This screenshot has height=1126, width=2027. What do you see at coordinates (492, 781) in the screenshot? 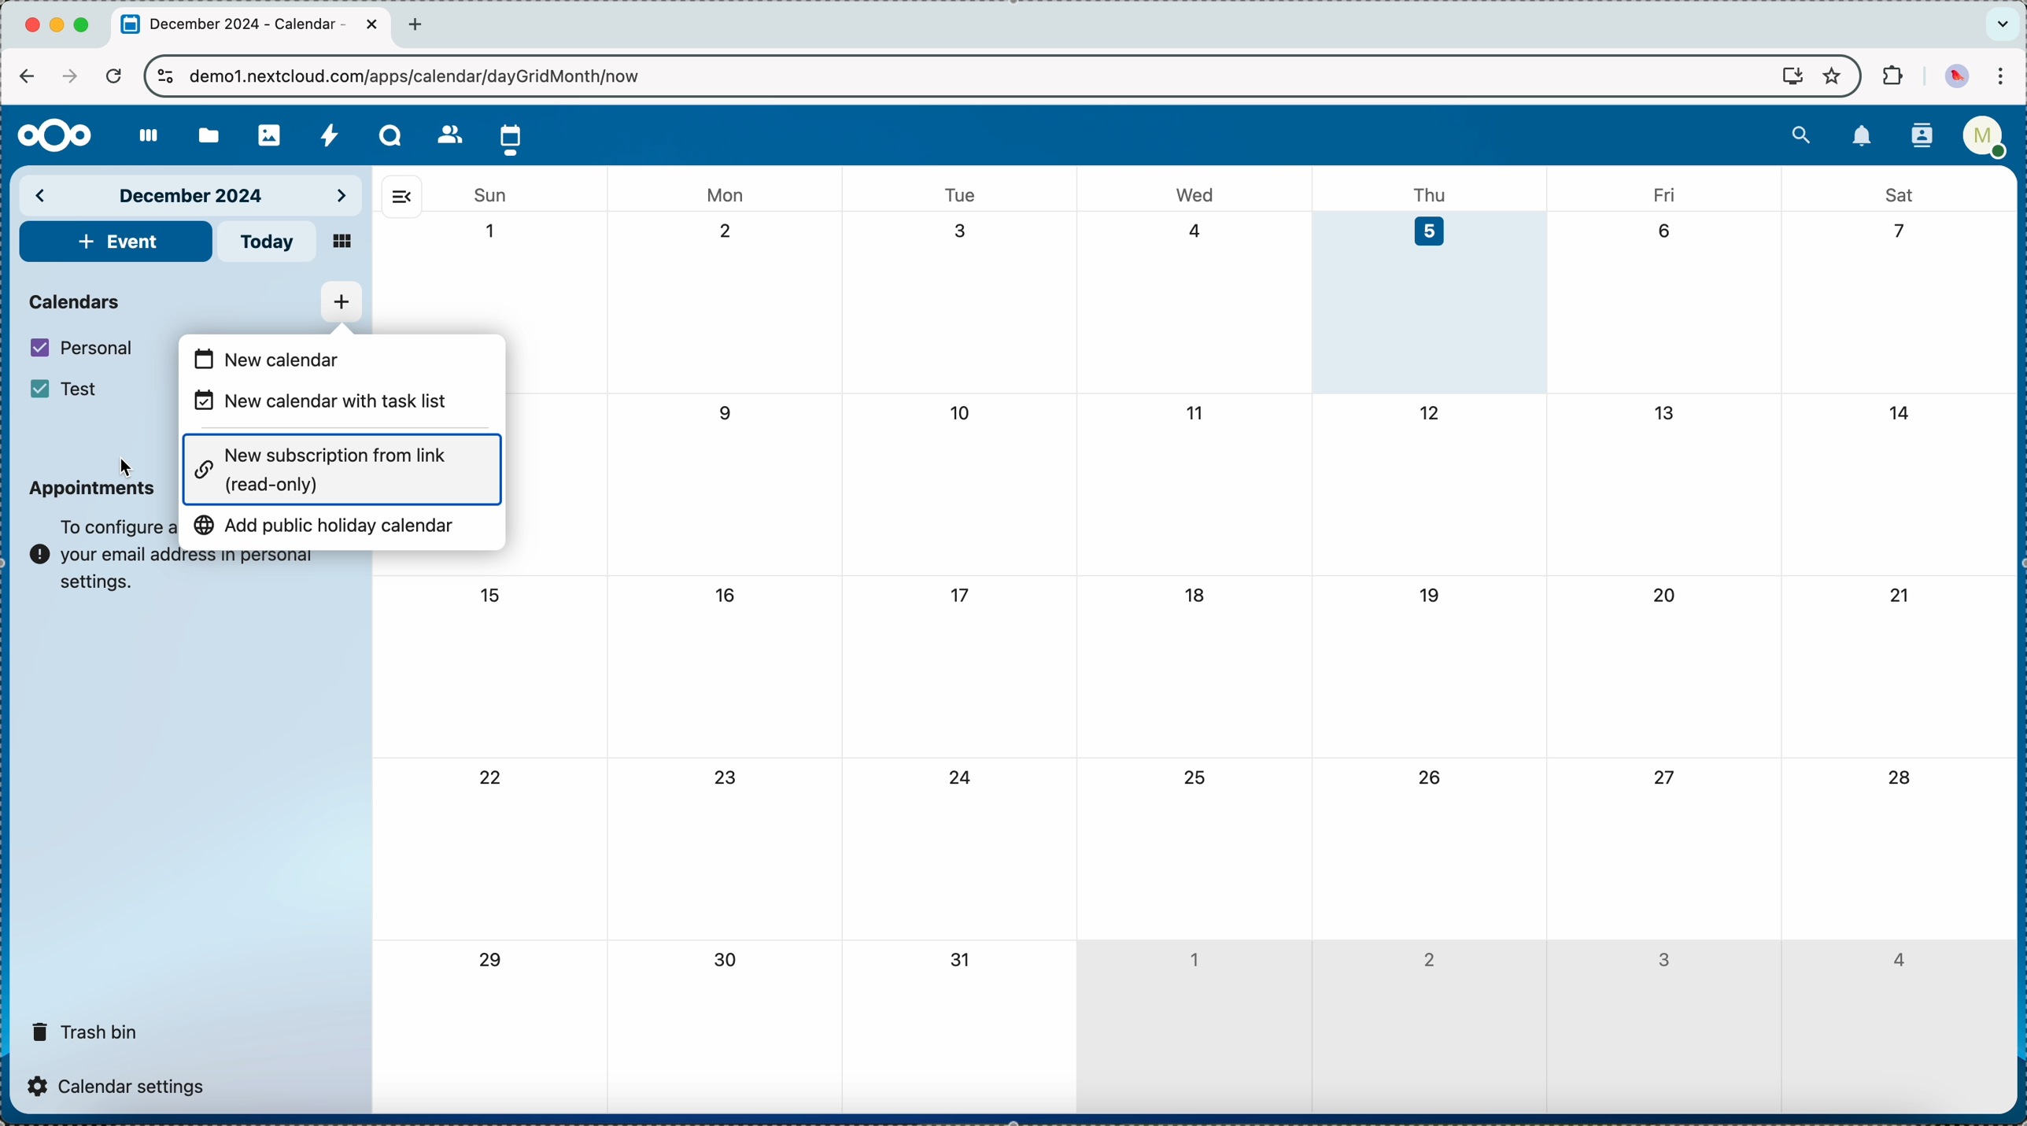
I see `22` at bounding box center [492, 781].